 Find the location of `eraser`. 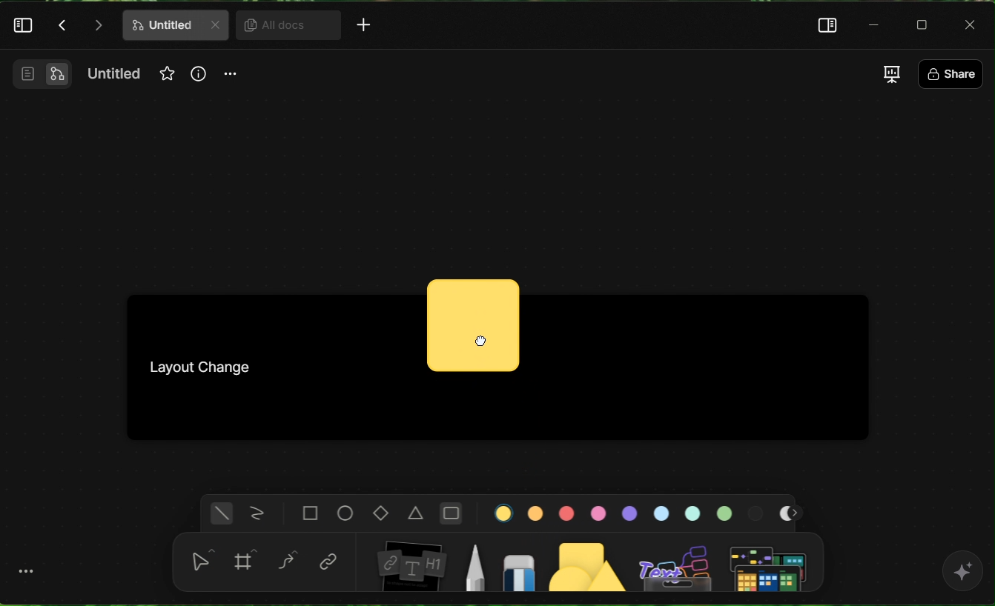

eraser is located at coordinates (518, 564).